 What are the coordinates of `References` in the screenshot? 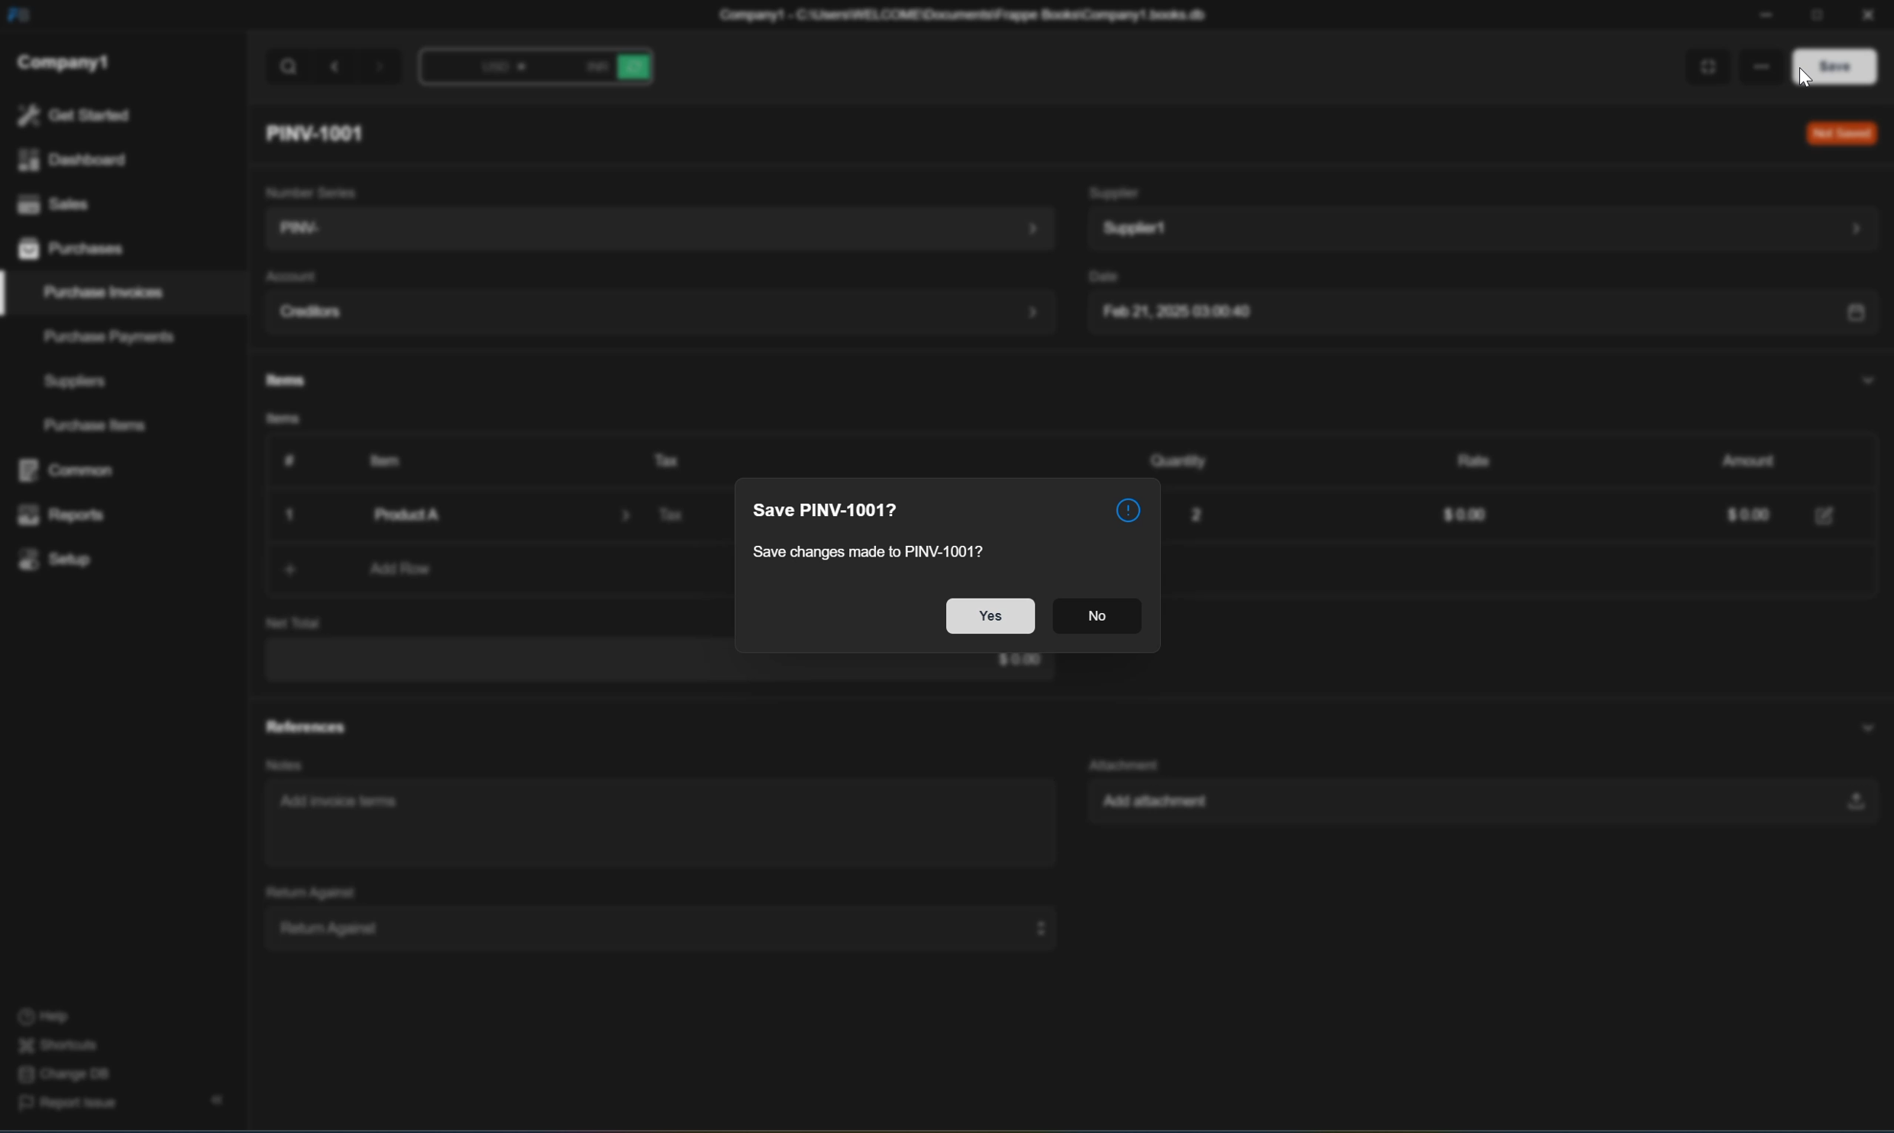 It's located at (305, 726).